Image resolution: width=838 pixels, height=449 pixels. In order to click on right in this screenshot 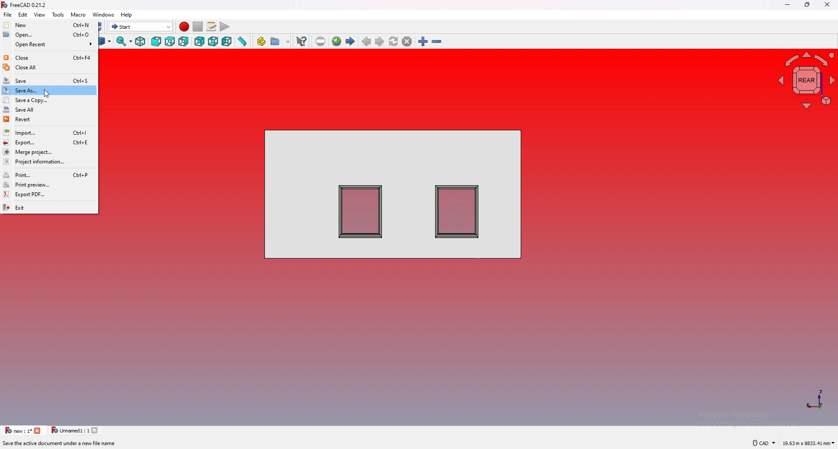, I will do `click(184, 41)`.